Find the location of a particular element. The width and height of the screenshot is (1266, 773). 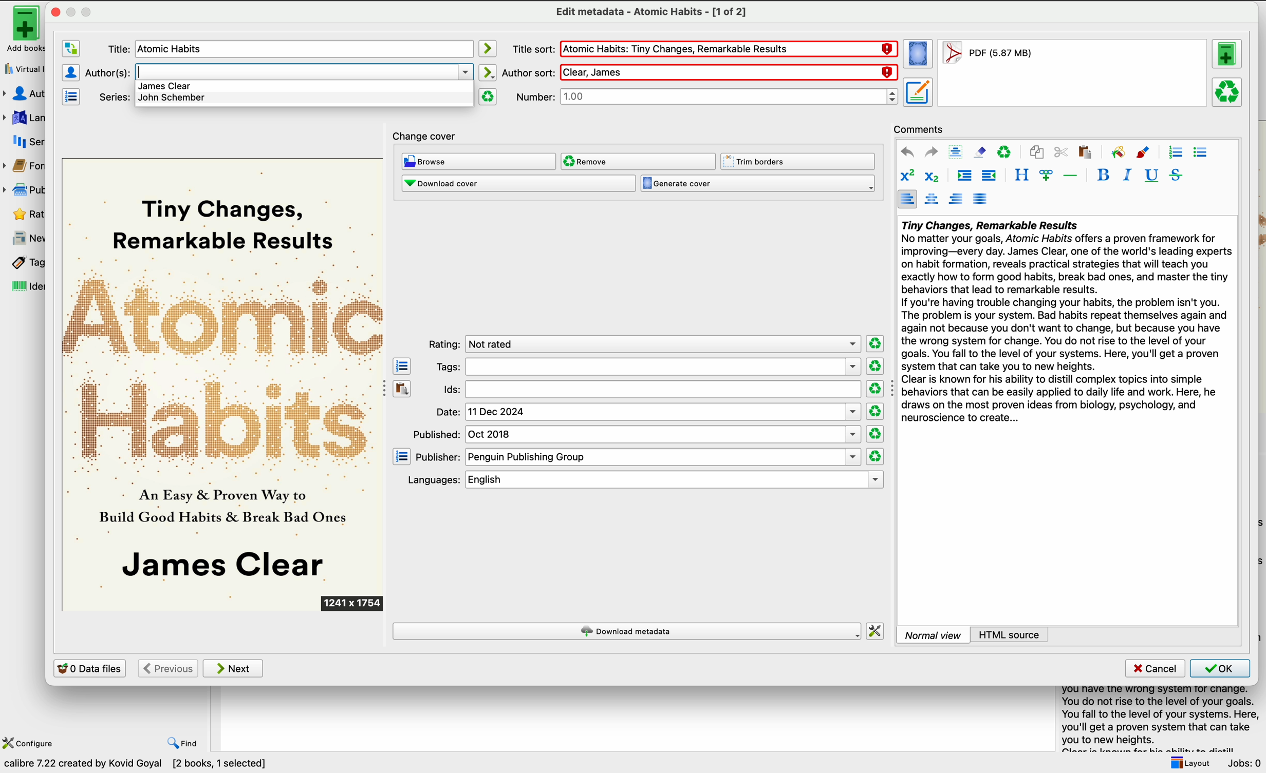

data is located at coordinates (139, 765).